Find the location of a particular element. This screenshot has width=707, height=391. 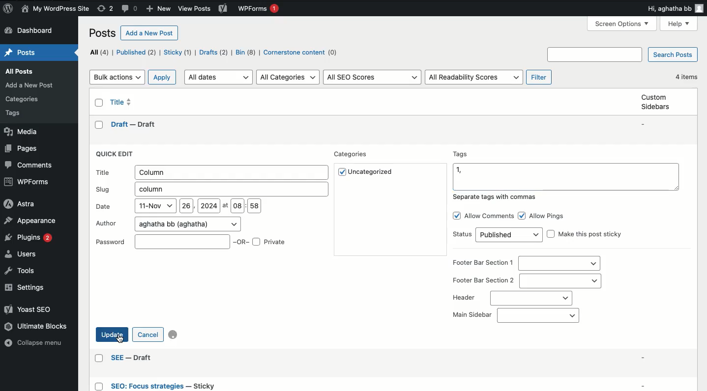

Search posts is located at coordinates (672, 55).